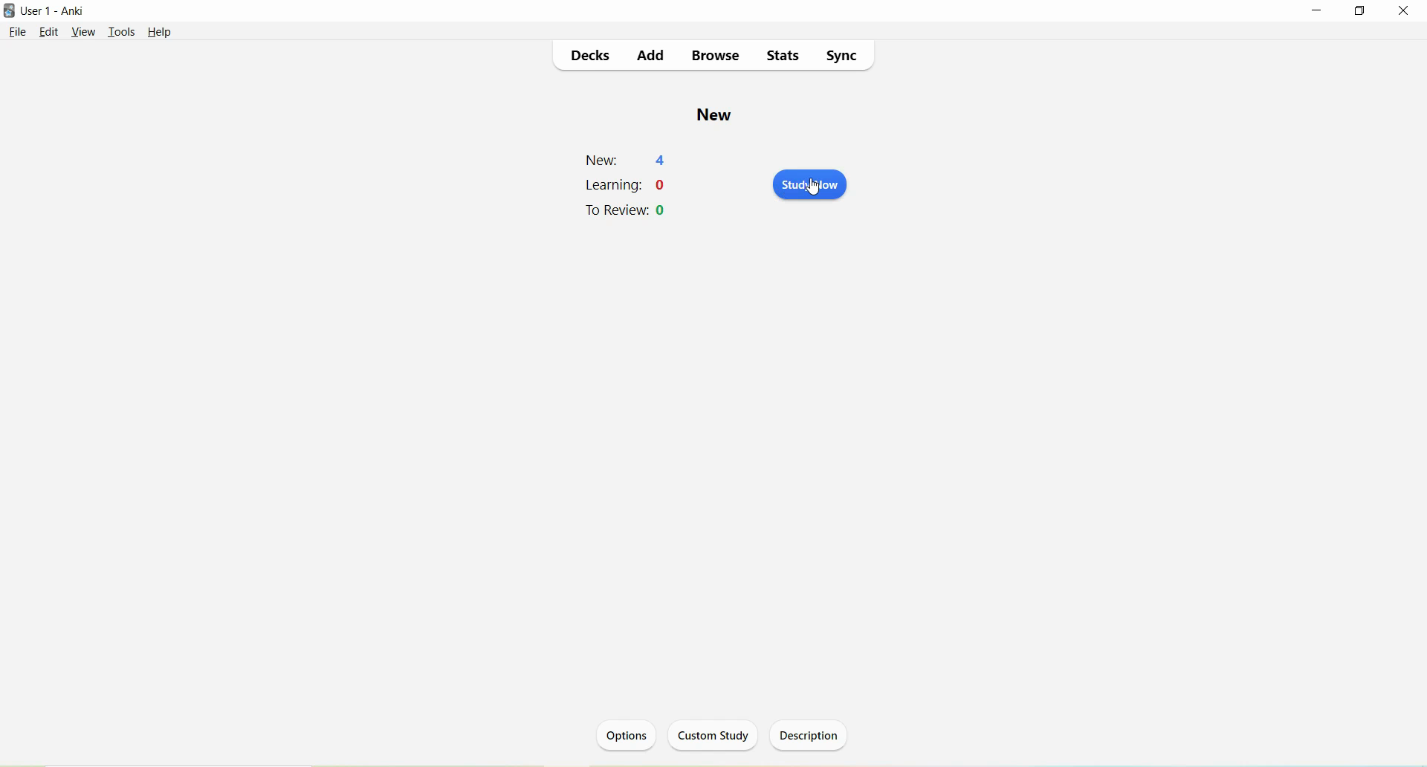 This screenshot has height=767, width=1427. Describe the element at coordinates (663, 160) in the screenshot. I see `4` at that location.